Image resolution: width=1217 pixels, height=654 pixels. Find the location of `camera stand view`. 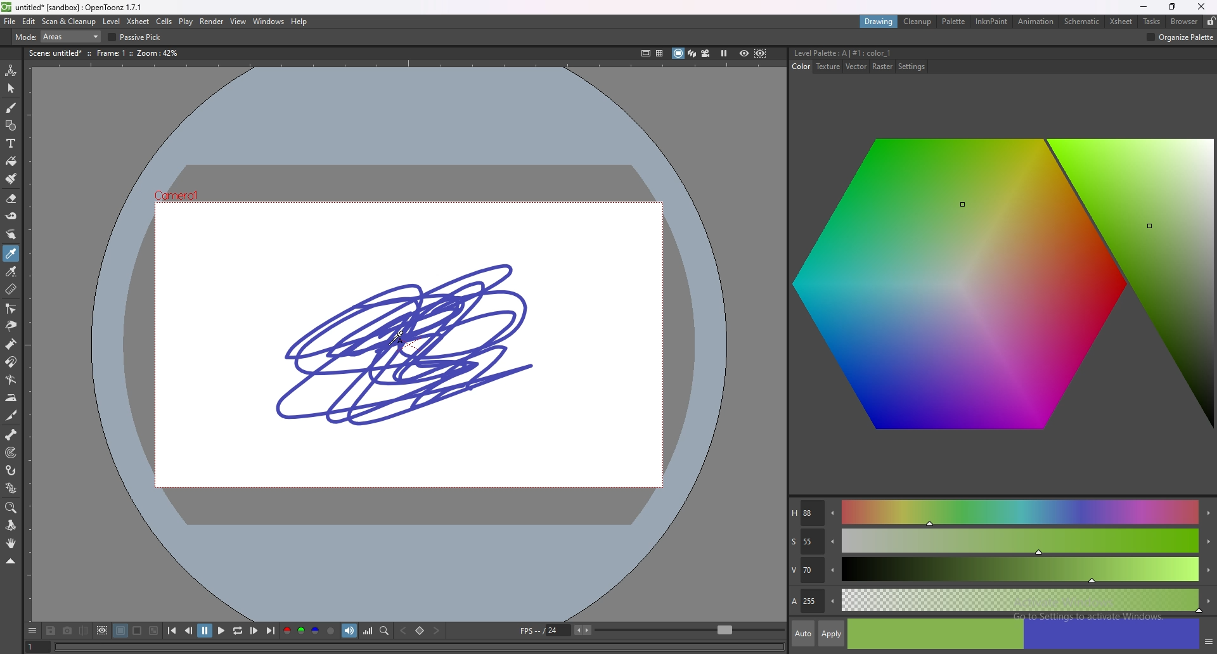

camera stand view is located at coordinates (677, 53).